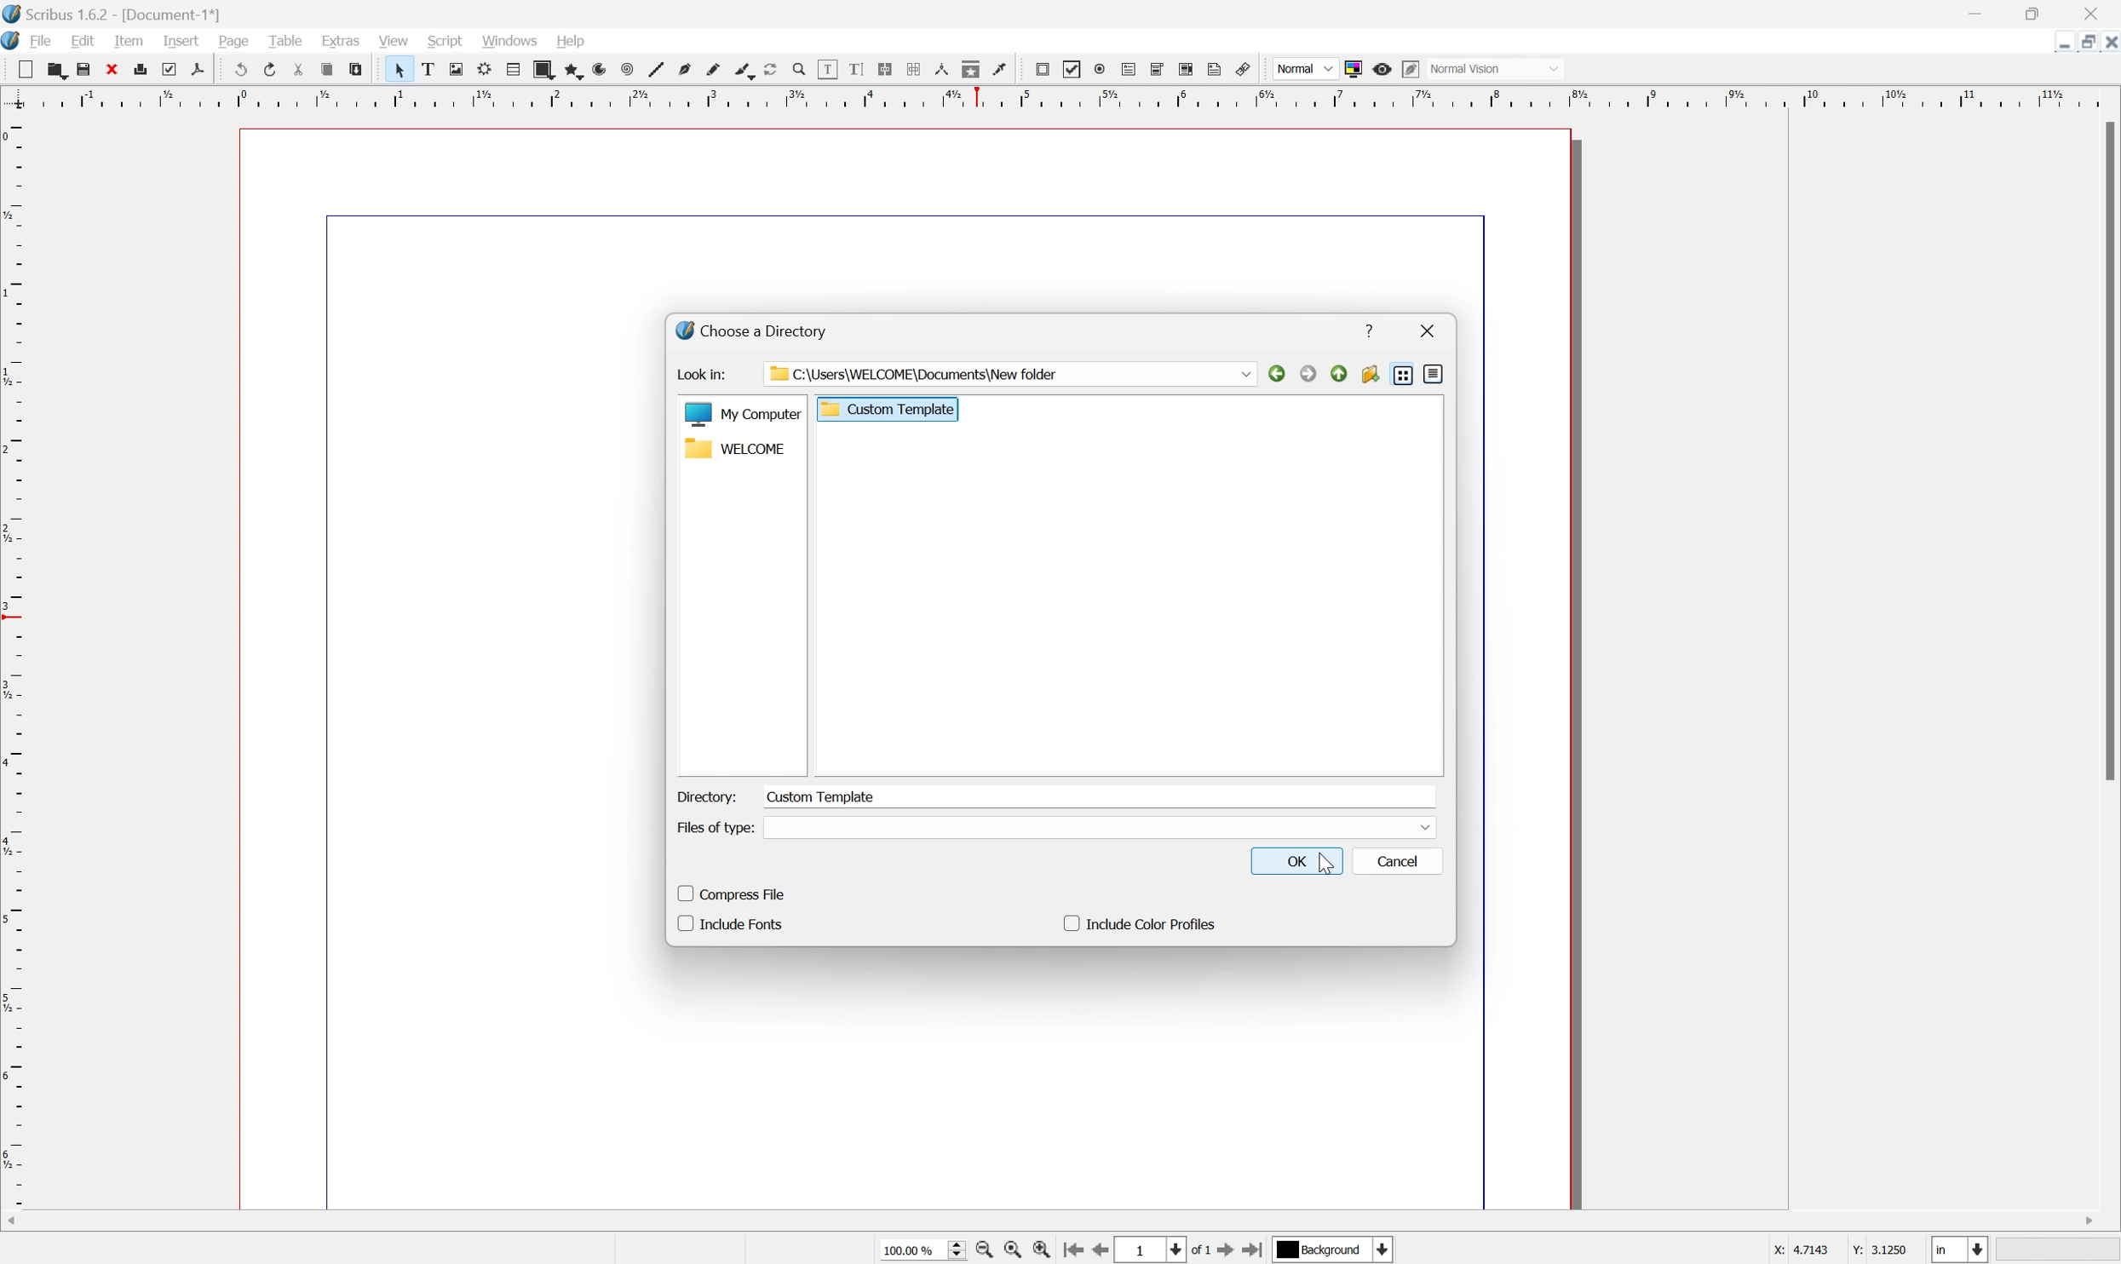  I want to click on redo, so click(267, 68).